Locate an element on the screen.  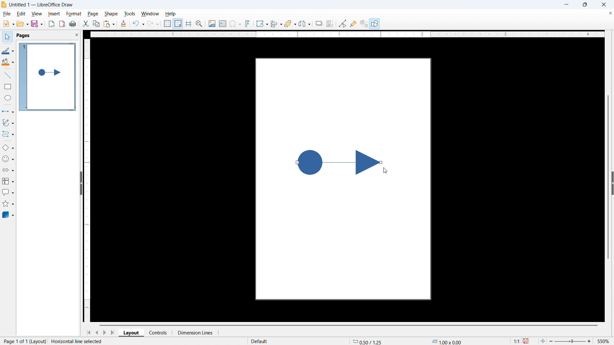
Arrange  is located at coordinates (291, 24).